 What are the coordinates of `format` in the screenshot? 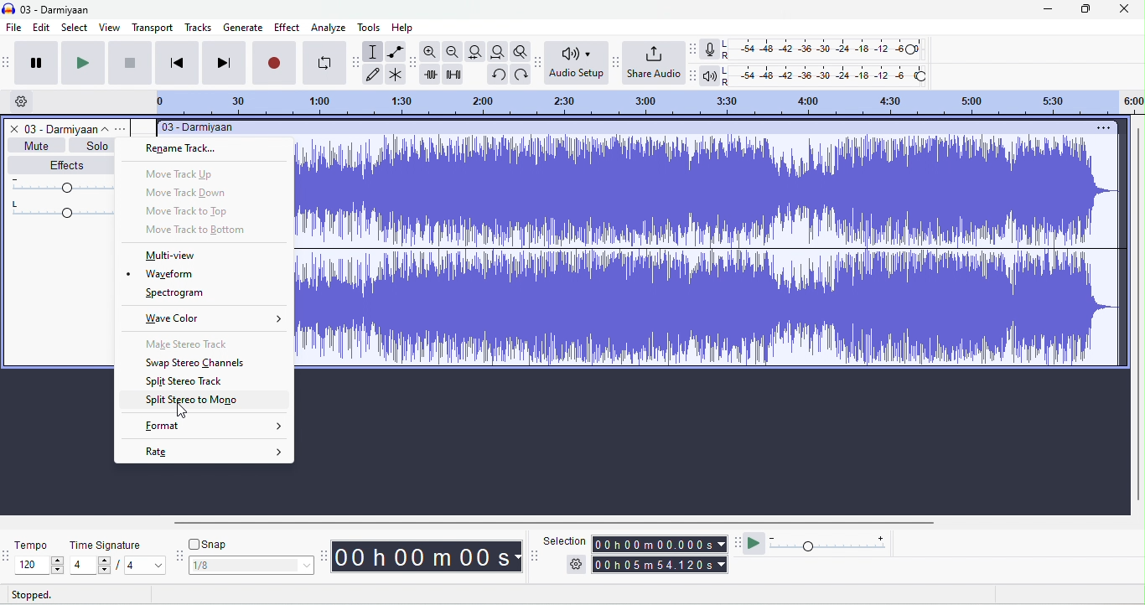 It's located at (213, 425).